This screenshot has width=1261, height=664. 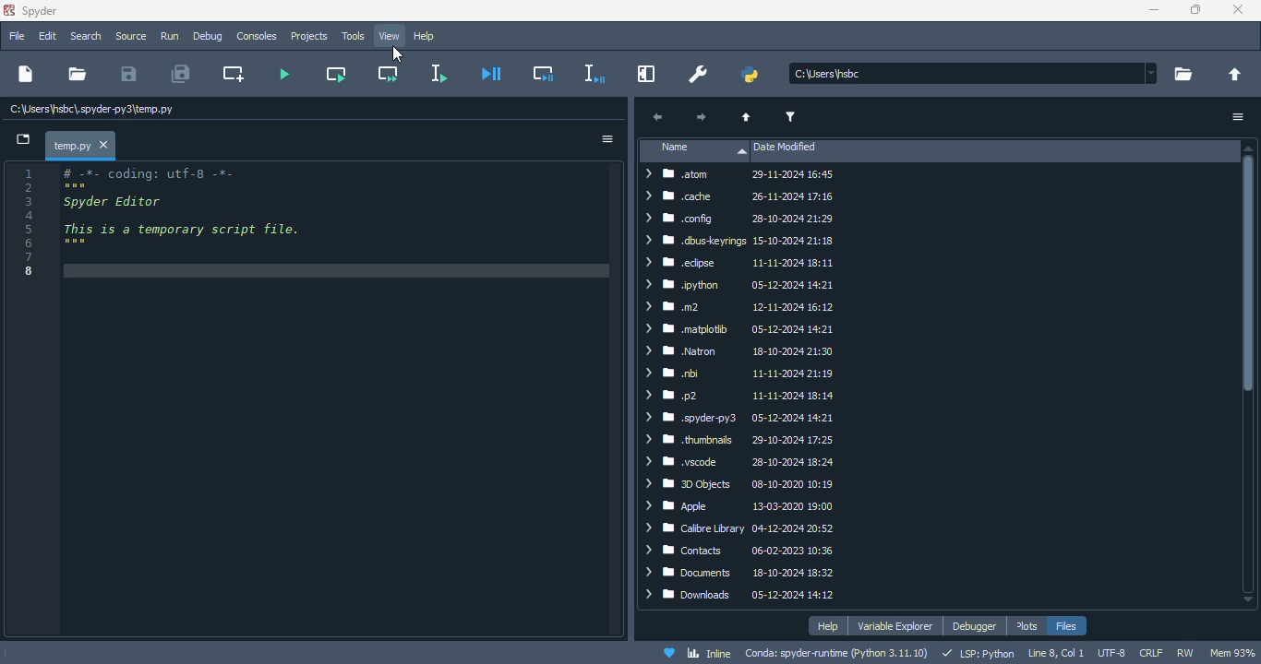 I want to click on .nbi, so click(x=739, y=373).